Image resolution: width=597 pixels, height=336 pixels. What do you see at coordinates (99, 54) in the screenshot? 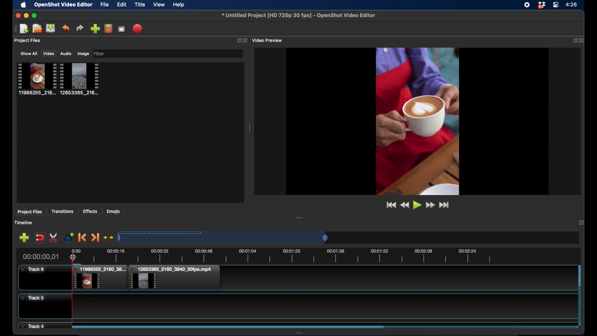
I see `filter` at bounding box center [99, 54].